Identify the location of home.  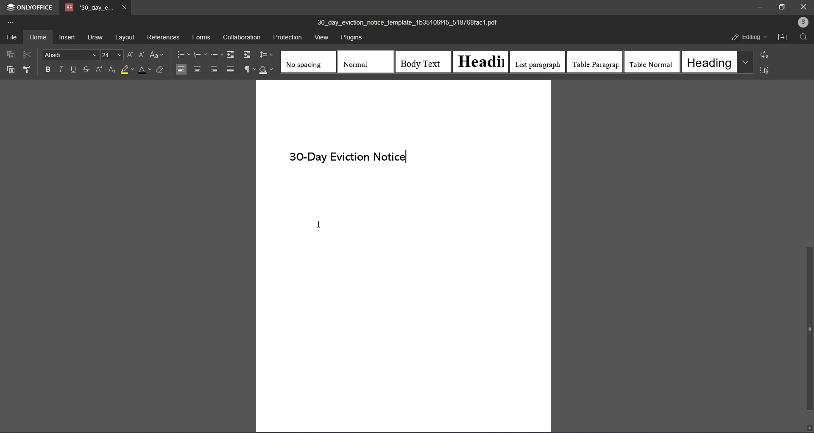
(37, 36).